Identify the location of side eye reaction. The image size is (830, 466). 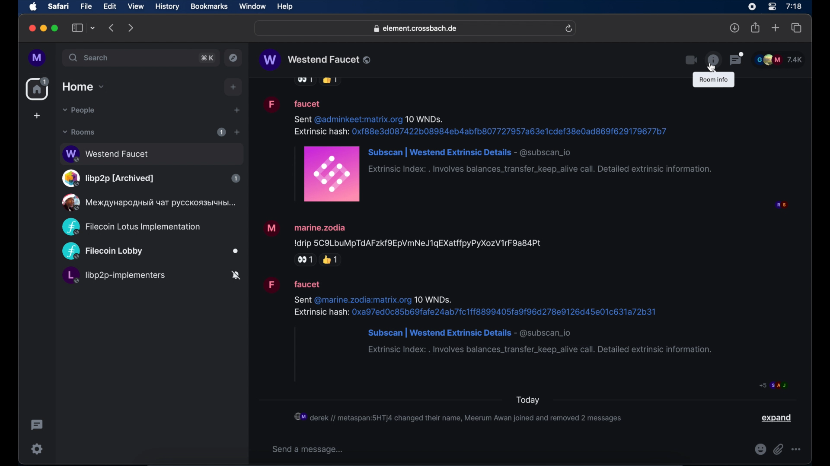
(303, 260).